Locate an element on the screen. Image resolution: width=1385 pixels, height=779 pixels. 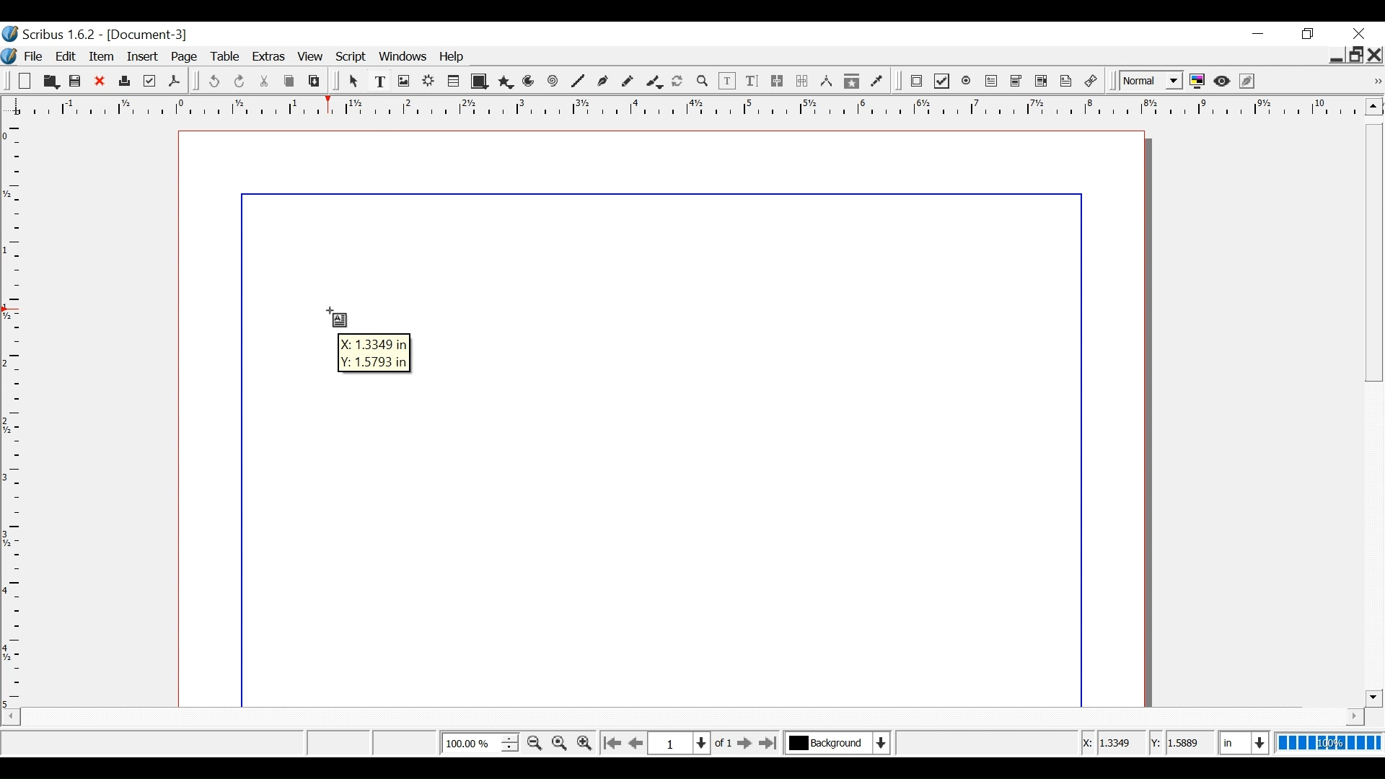
Coordinates is located at coordinates (375, 353).